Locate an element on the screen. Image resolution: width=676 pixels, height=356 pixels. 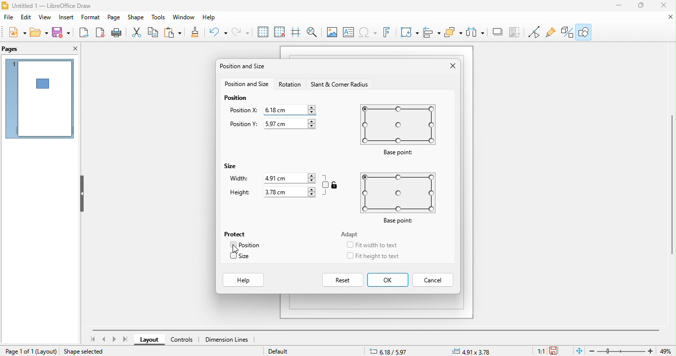
zoom is located at coordinates (622, 351).